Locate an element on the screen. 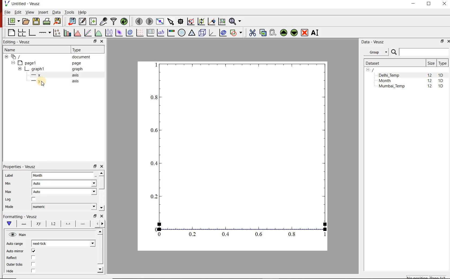  Type is located at coordinates (79, 50).